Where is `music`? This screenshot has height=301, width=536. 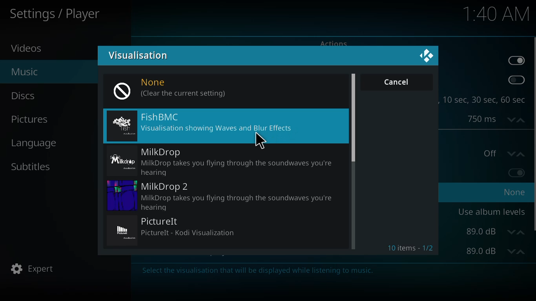
music is located at coordinates (24, 71).